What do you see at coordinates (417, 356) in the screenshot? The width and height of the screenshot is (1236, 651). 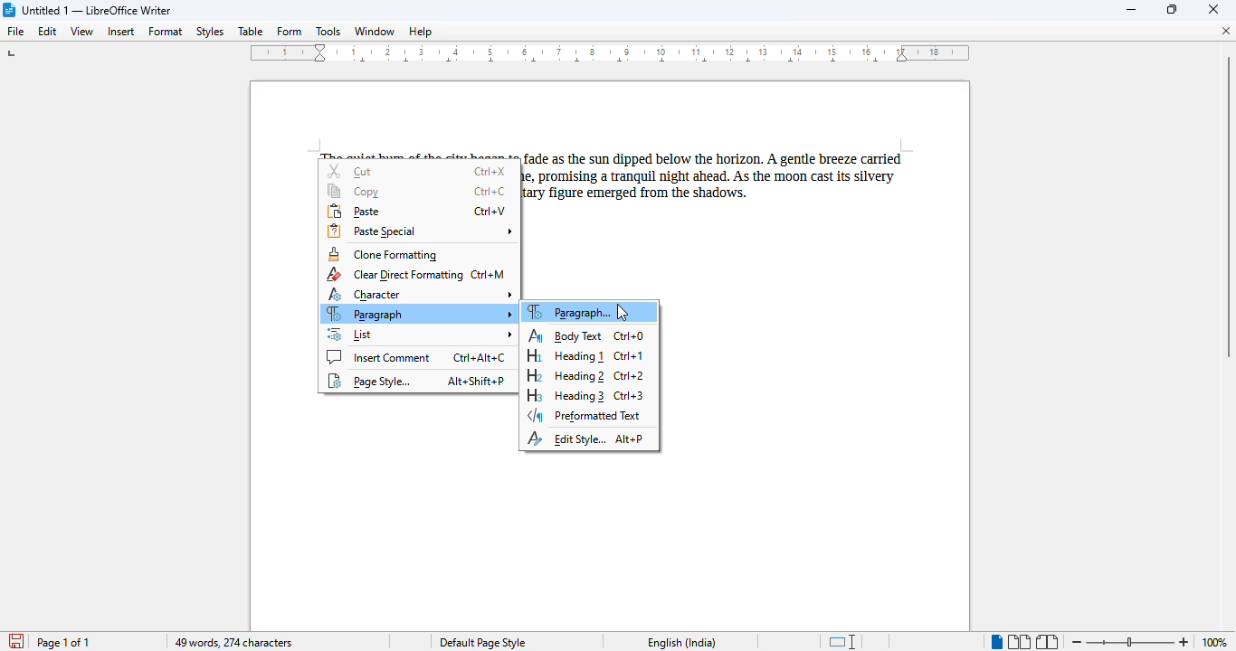 I see `insert comment` at bounding box center [417, 356].